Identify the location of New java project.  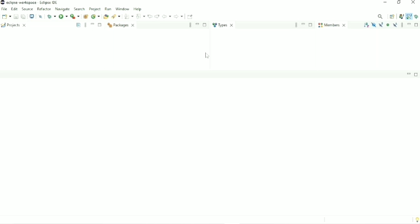
(95, 16).